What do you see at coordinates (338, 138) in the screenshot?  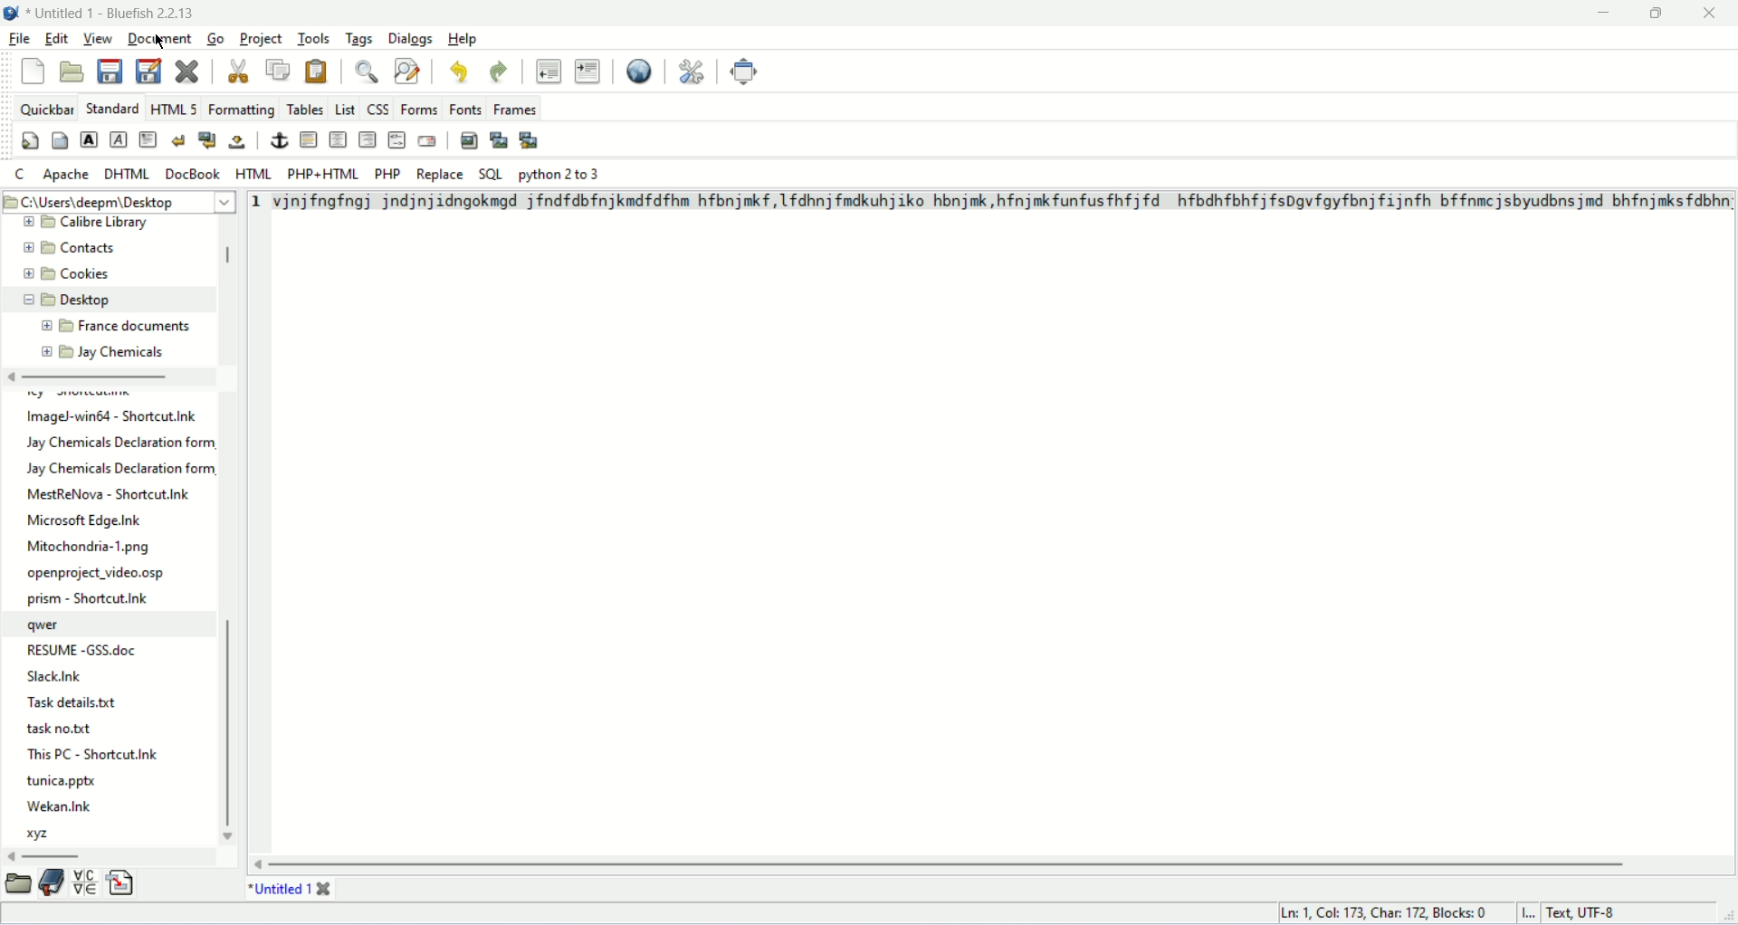 I see `center` at bounding box center [338, 138].